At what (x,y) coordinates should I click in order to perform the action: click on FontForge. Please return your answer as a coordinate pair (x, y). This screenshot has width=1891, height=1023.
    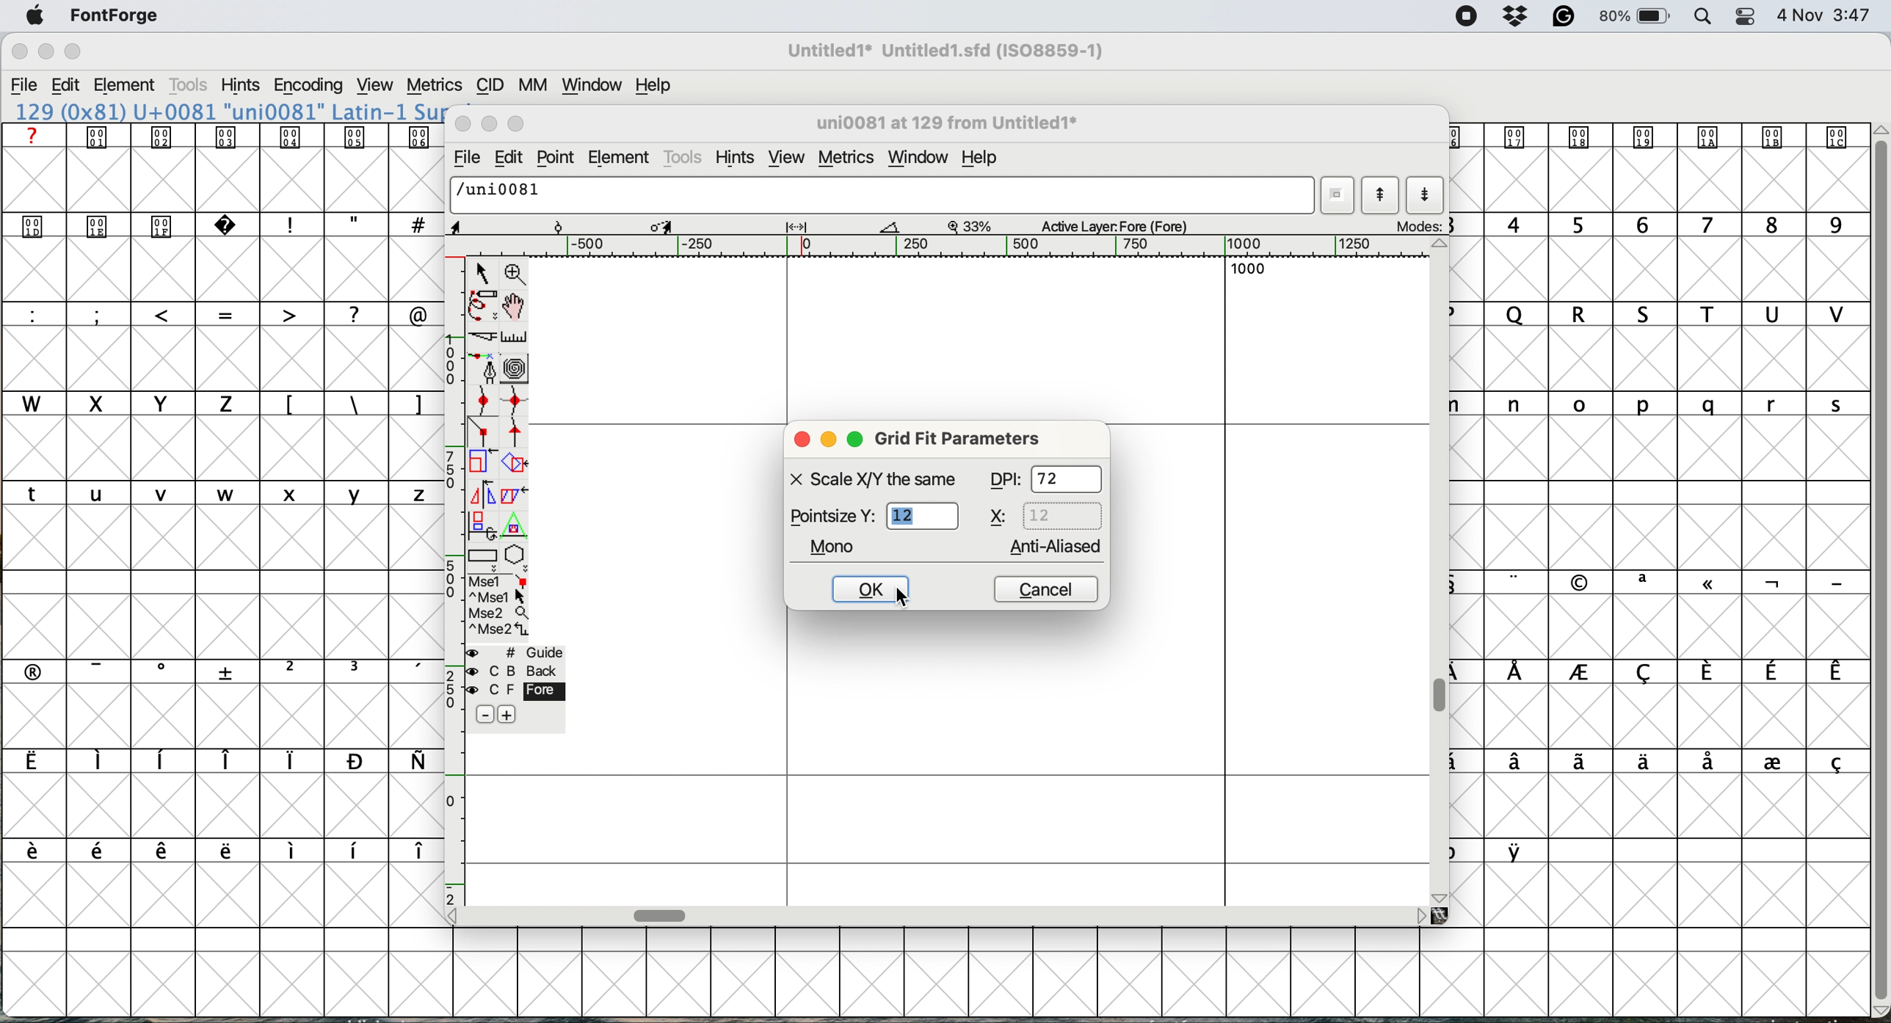
    Looking at the image, I should click on (115, 20).